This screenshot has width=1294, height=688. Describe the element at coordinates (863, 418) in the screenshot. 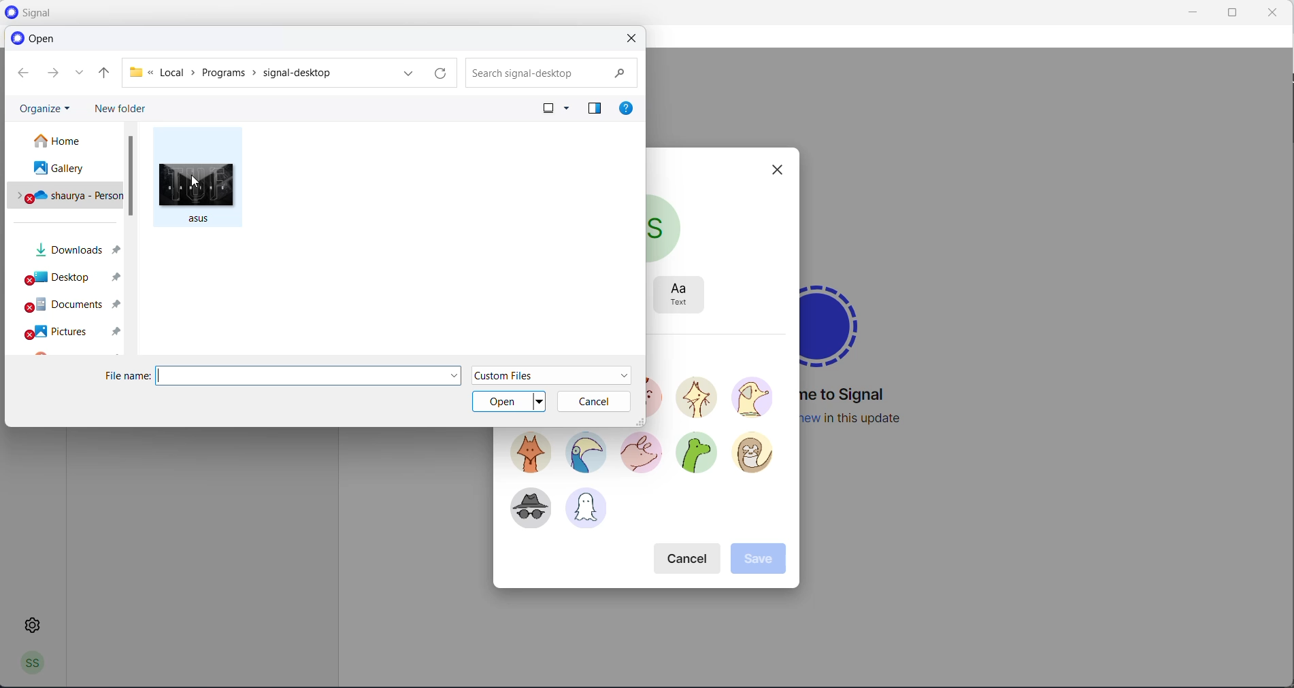

I see `new update information` at that location.